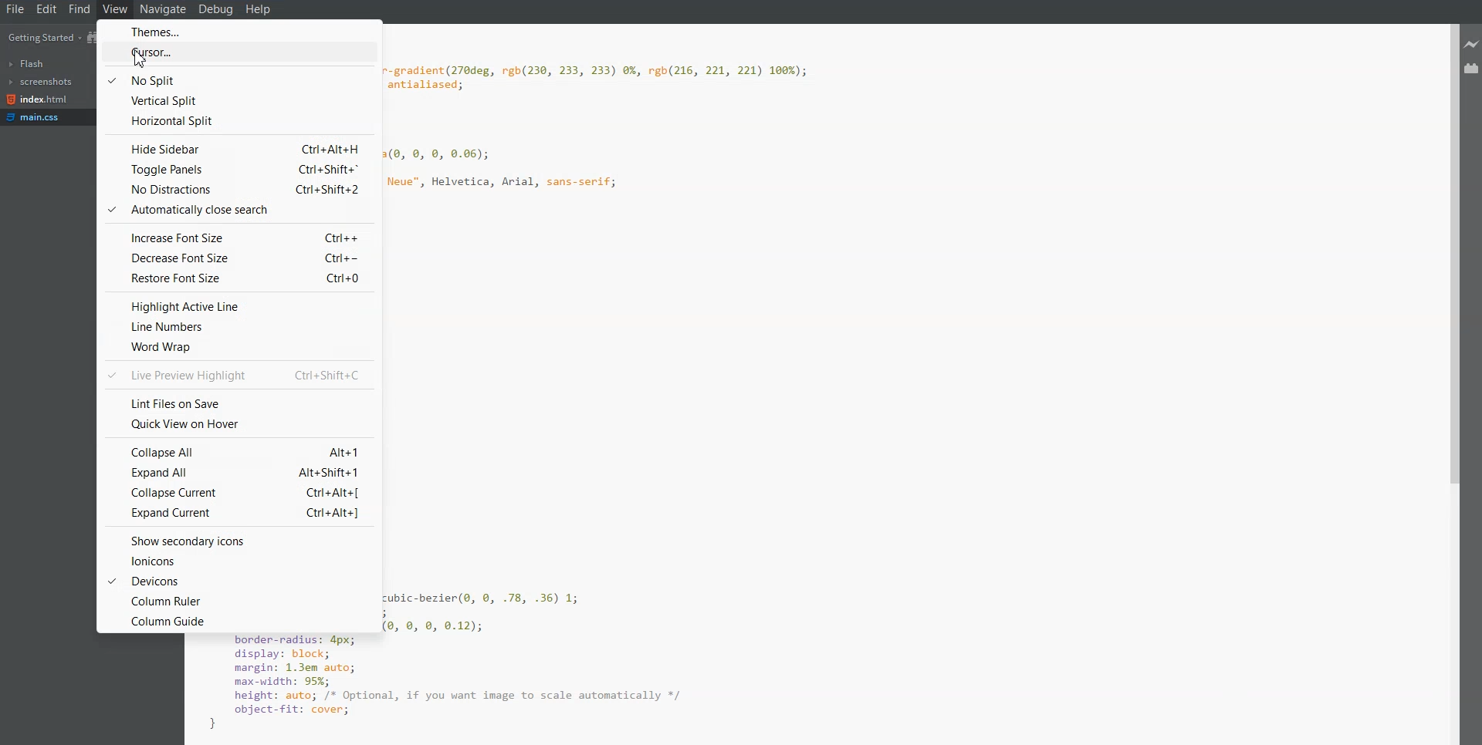 This screenshot has width=1482, height=745. What do you see at coordinates (238, 347) in the screenshot?
I see `Word Wrap` at bounding box center [238, 347].